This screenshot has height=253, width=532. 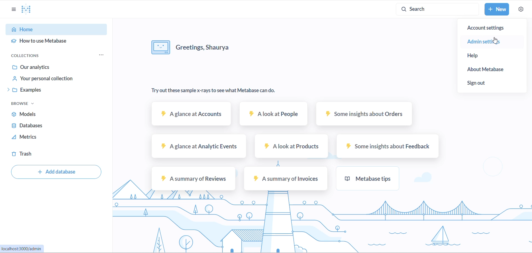 I want to click on examples, so click(x=48, y=91).